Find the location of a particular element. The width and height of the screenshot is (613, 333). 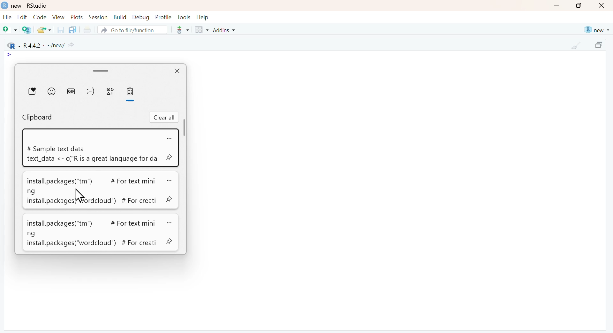

Favorite is located at coordinates (32, 91).